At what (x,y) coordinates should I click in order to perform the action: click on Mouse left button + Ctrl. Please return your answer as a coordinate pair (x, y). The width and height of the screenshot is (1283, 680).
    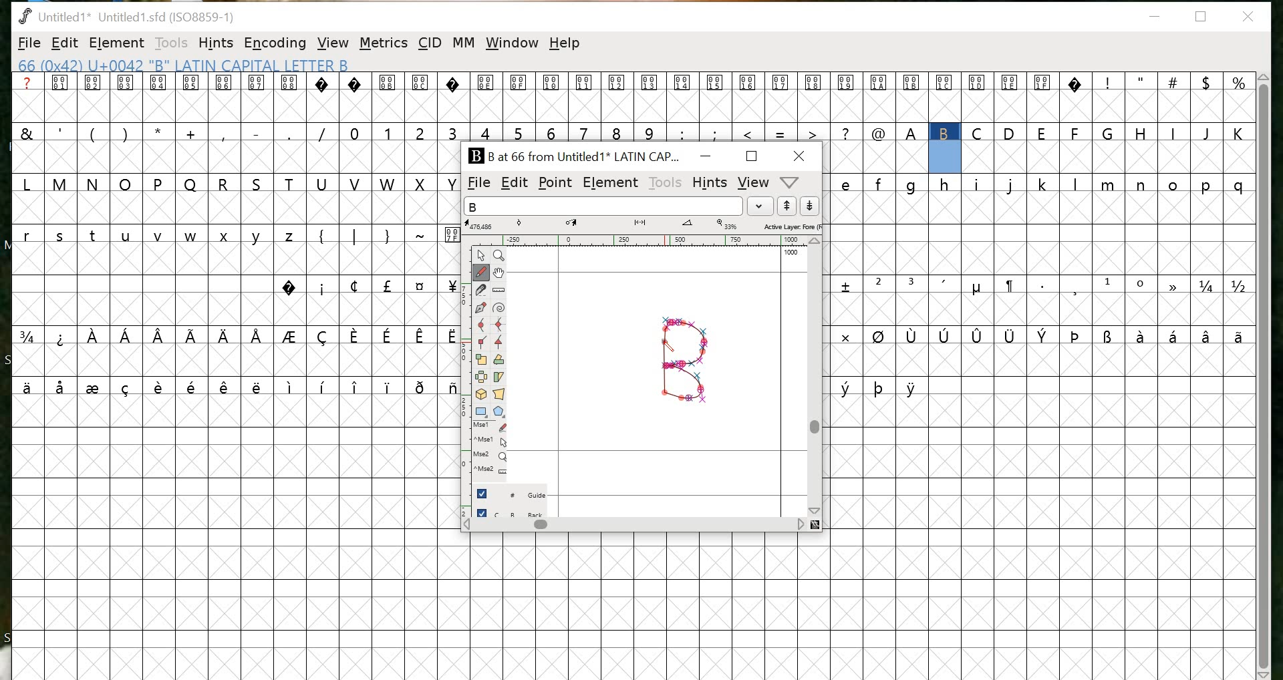
    Looking at the image, I should click on (494, 443).